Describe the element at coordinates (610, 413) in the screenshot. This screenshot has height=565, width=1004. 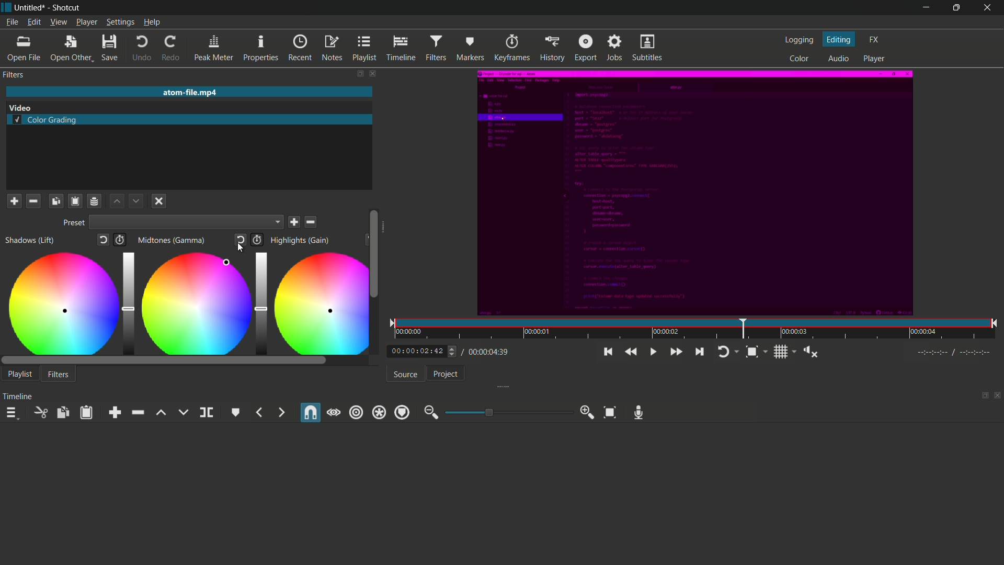
I see `zoom timeline to fit` at that location.